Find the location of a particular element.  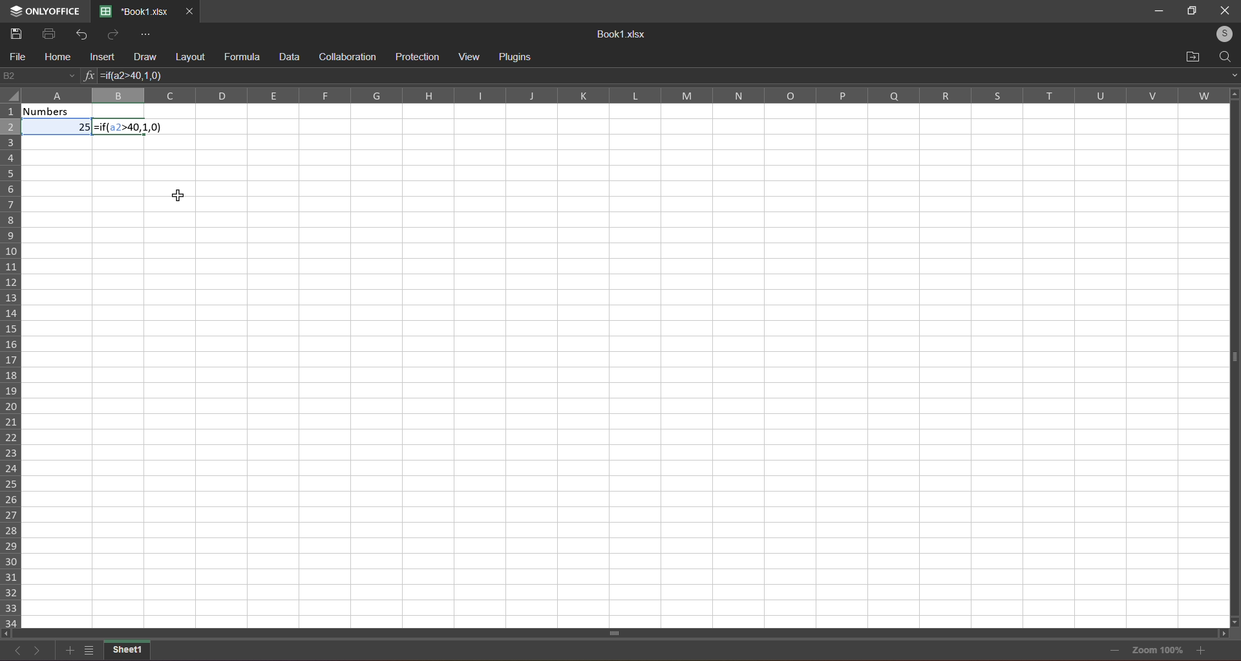

next is located at coordinates (37, 651).